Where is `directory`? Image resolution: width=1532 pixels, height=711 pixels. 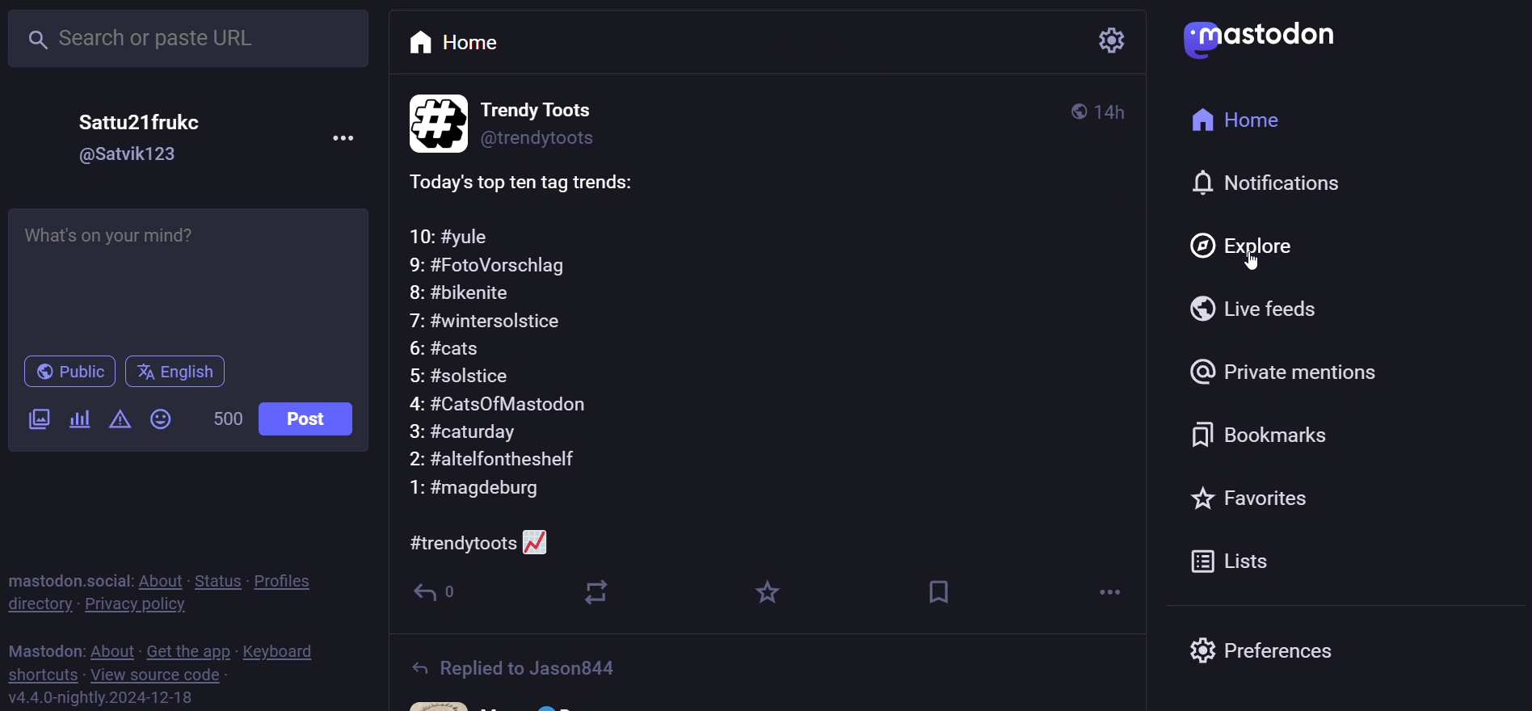 directory is located at coordinates (36, 606).